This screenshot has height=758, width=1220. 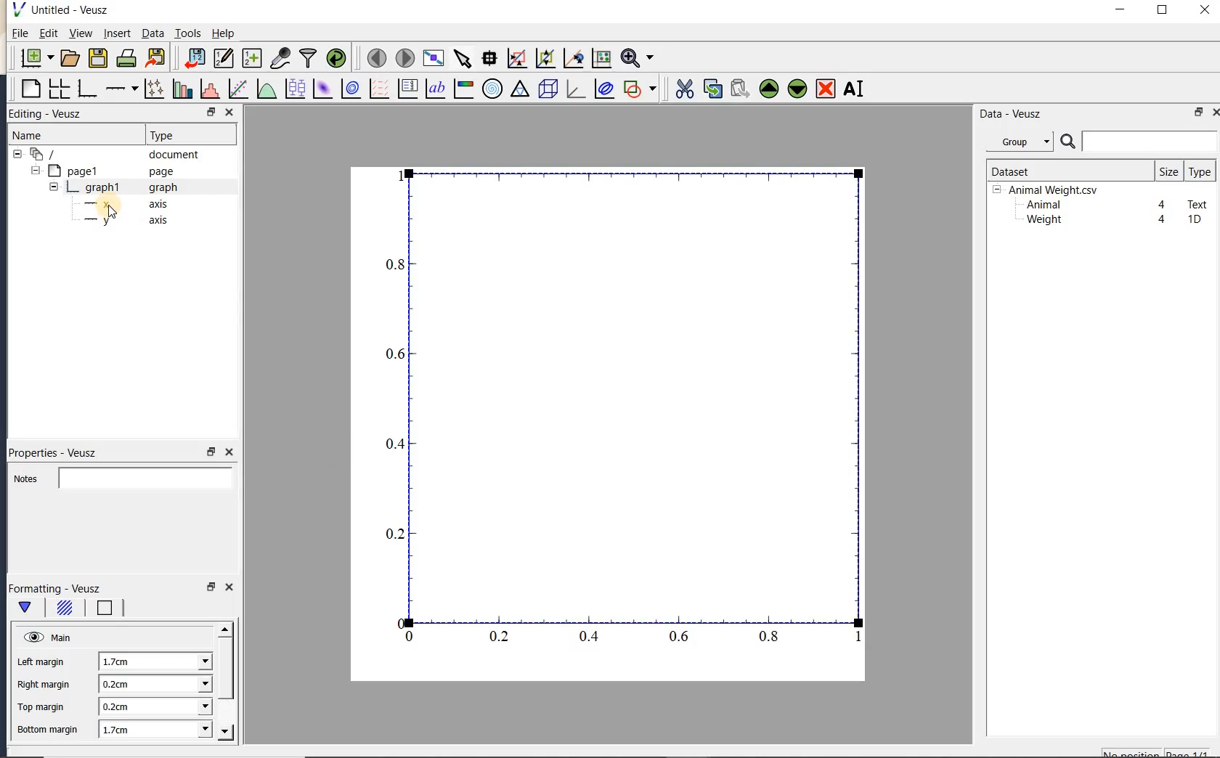 I want to click on close, so click(x=1205, y=11).